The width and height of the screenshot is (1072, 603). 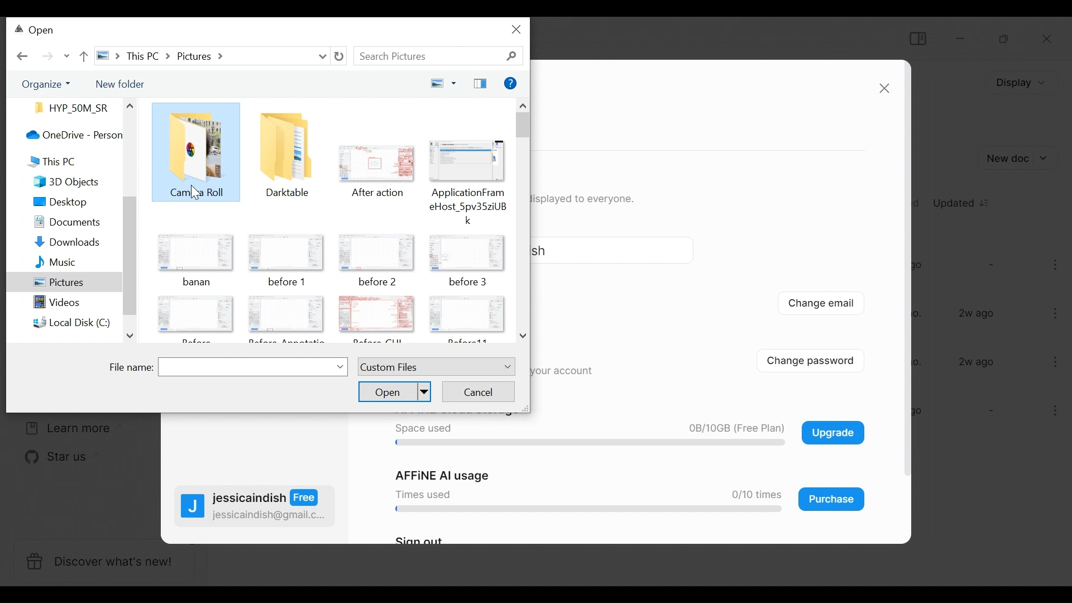 What do you see at coordinates (270, 515) in the screenshot?
I see `jessicaindish@gmail.c...` at bounding box center [270, 515].